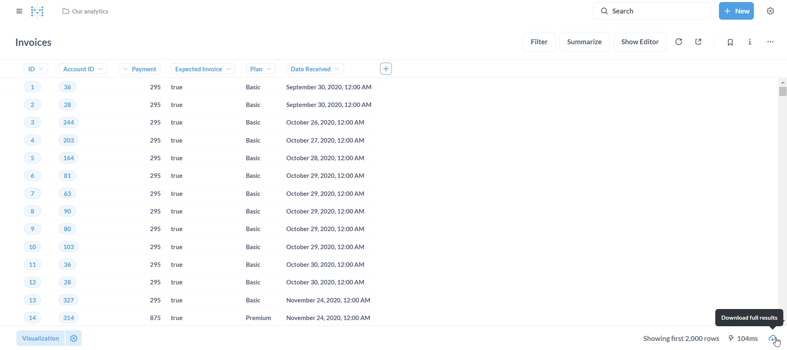 The width and height of the screenshot is (787, 350). Describe the element at coordinates (73, 338) in the screenshot. I see `settings` at that location.